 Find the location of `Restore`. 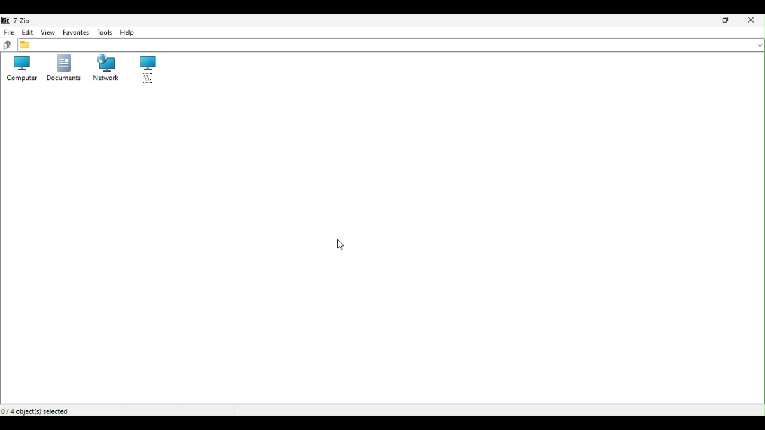

Restore is located at coordinates (727, 21).